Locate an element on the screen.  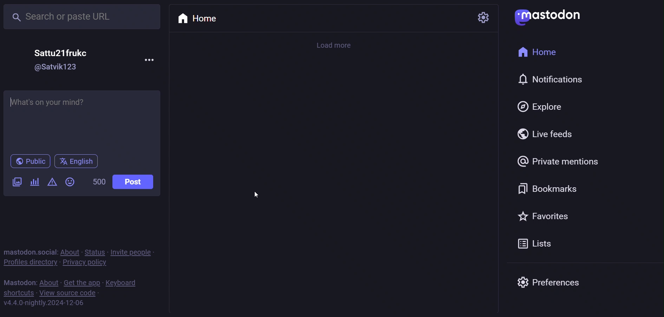
mastodon is located at coordinates (550, 15).